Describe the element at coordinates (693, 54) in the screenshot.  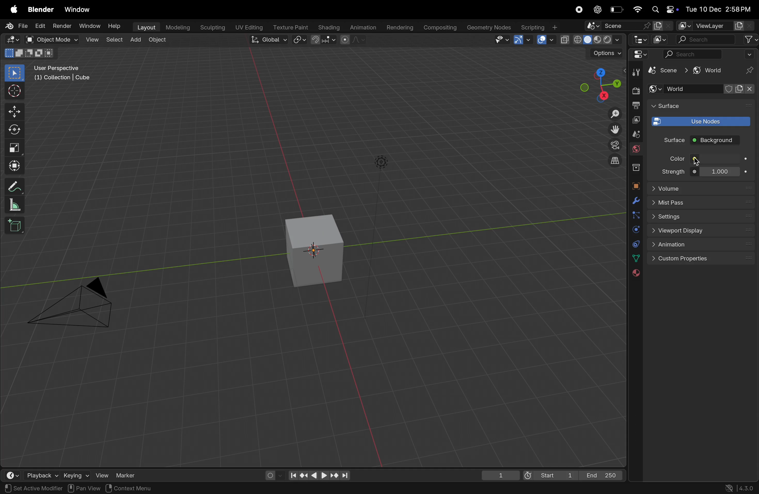
I see `search` at that location.